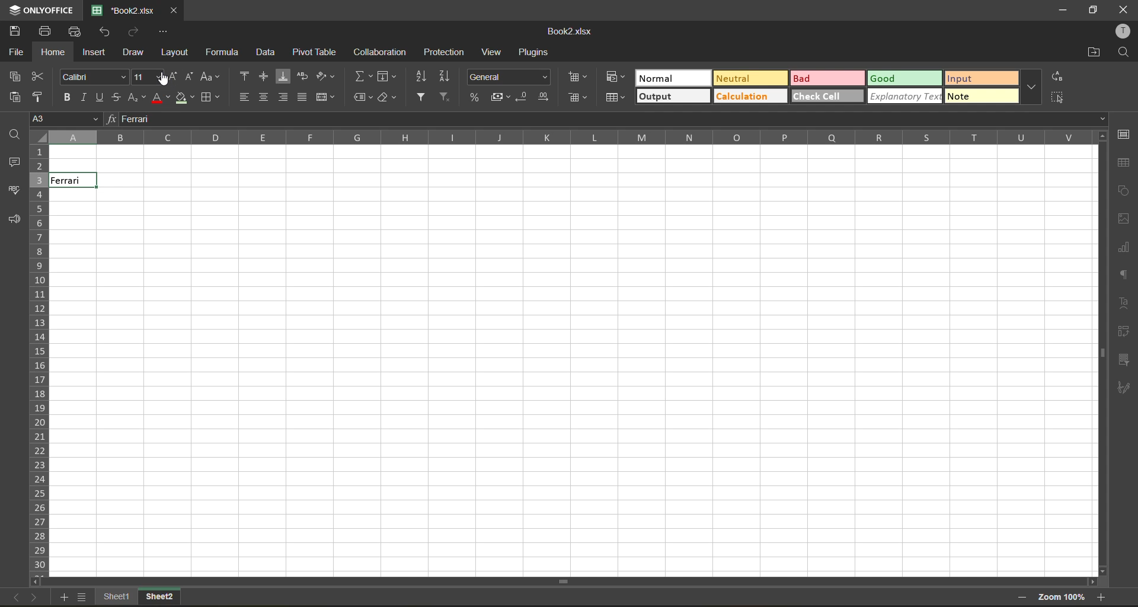 This screenshot has width=1138, height=607. Describe the element at coordinates (225, 53) in the screenshot. I see `formula` at that location.